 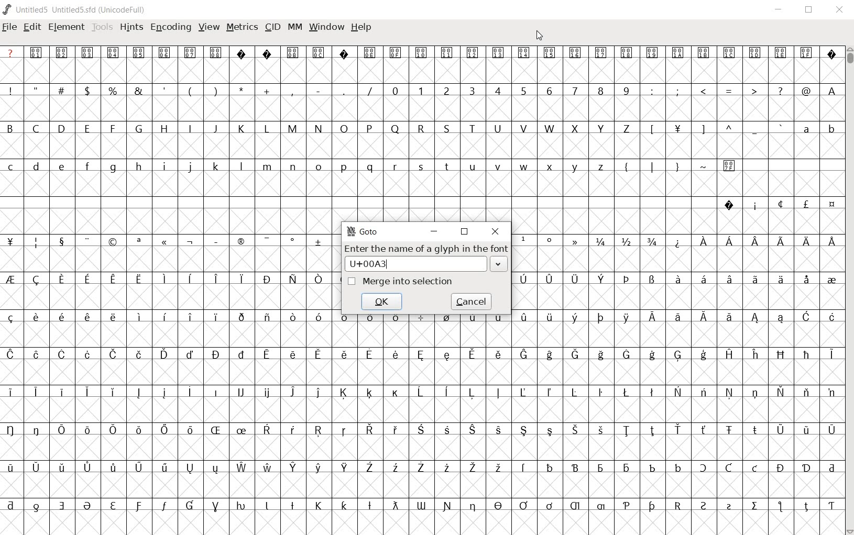 I want to click on Symbol, so click(x=523, y=277).